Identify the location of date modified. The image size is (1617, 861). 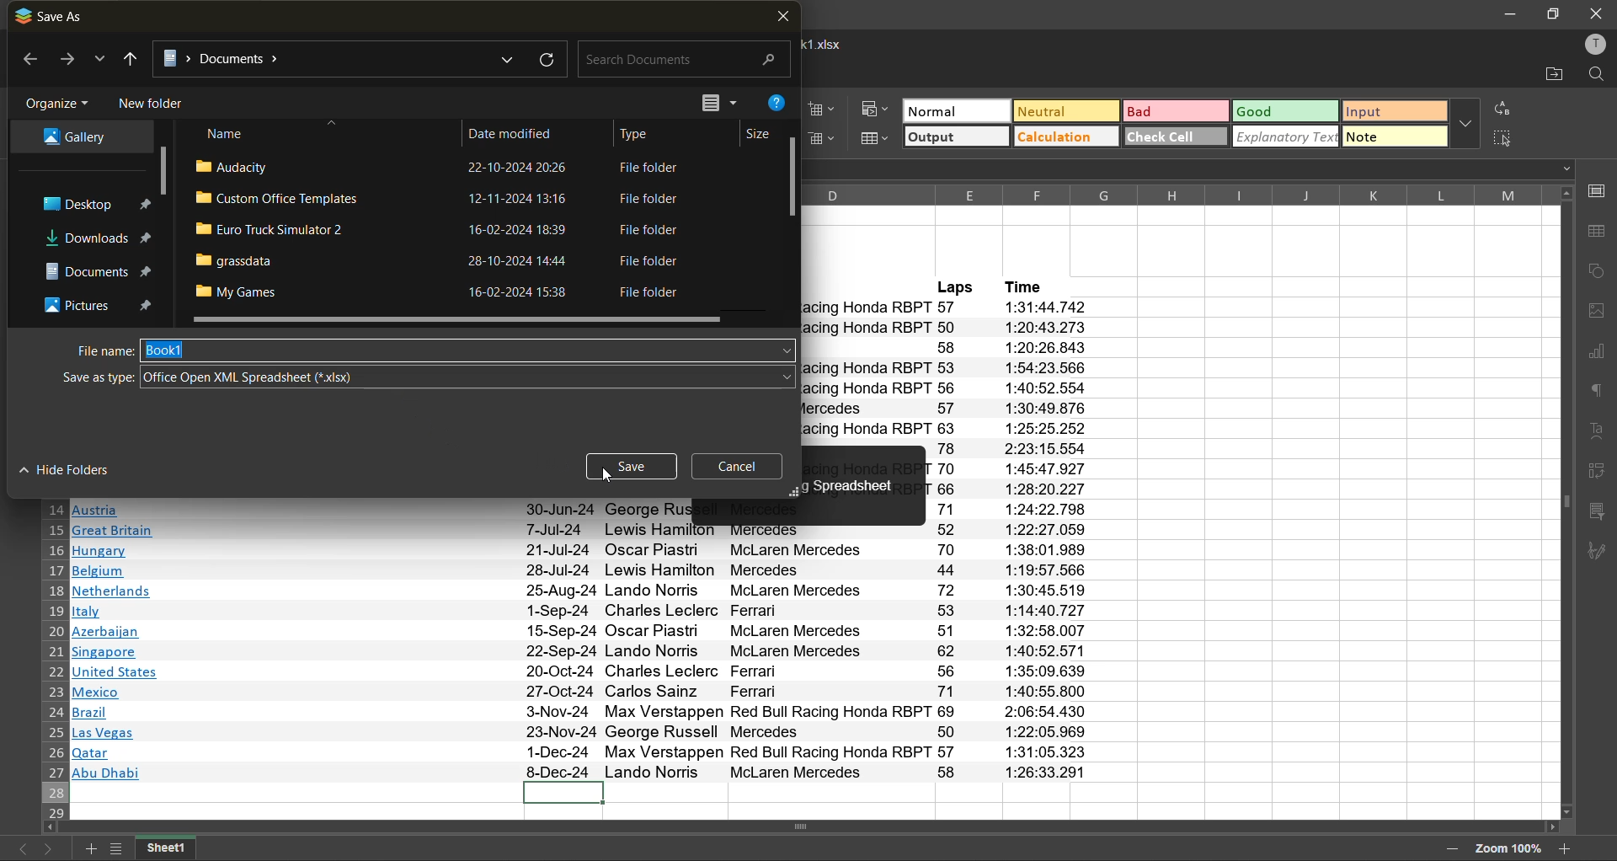
(516, 133).